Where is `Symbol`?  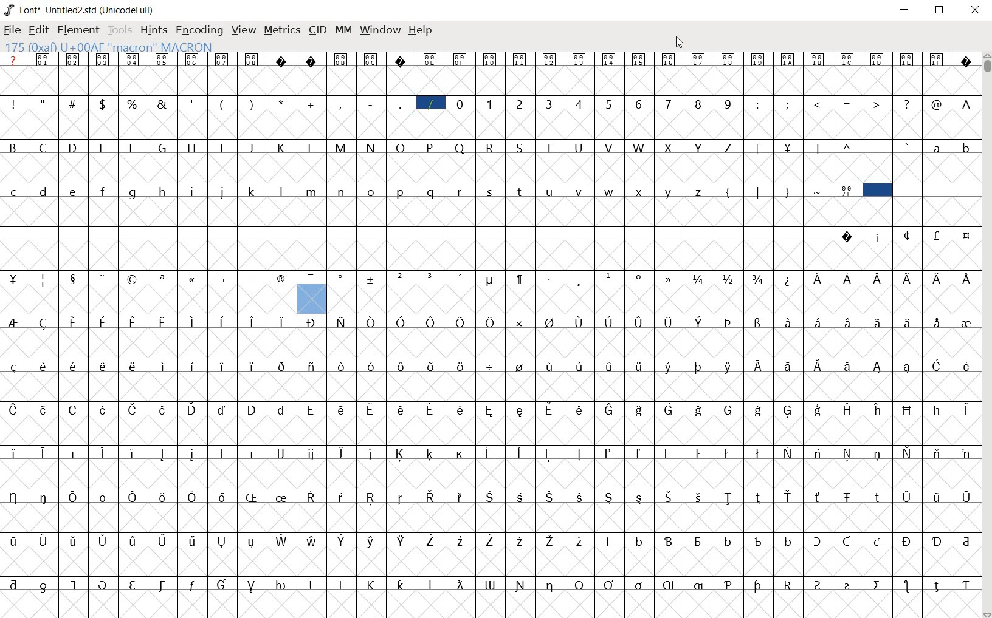 Symbol is located at coordinates (461, 322).